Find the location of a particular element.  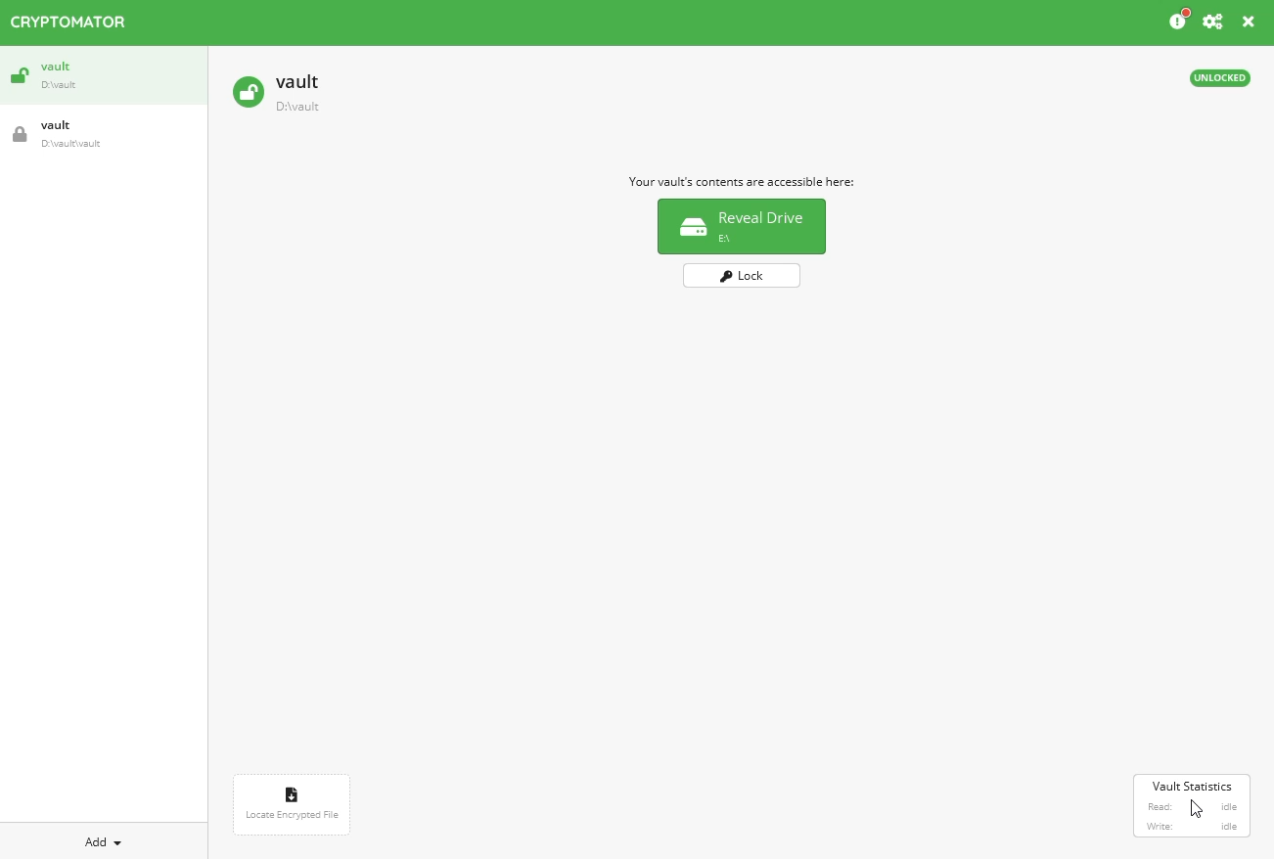

configure is located at coordinates (1214, 22).